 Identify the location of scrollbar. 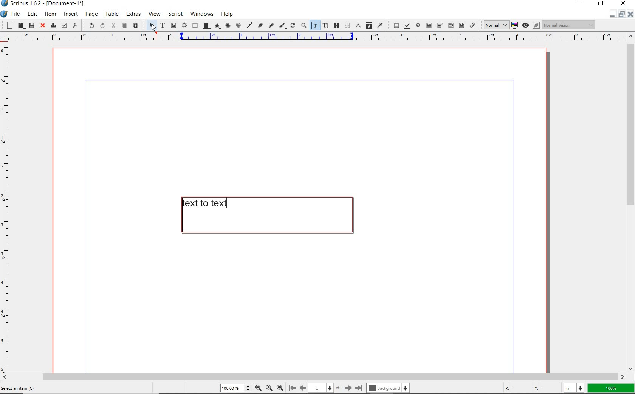
(313, 377).